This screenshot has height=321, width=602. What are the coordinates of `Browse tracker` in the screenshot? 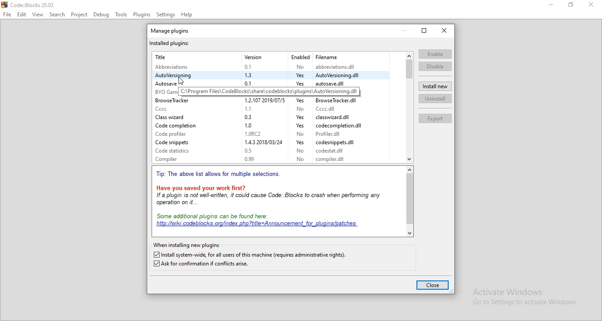 It's located at (175, 101).